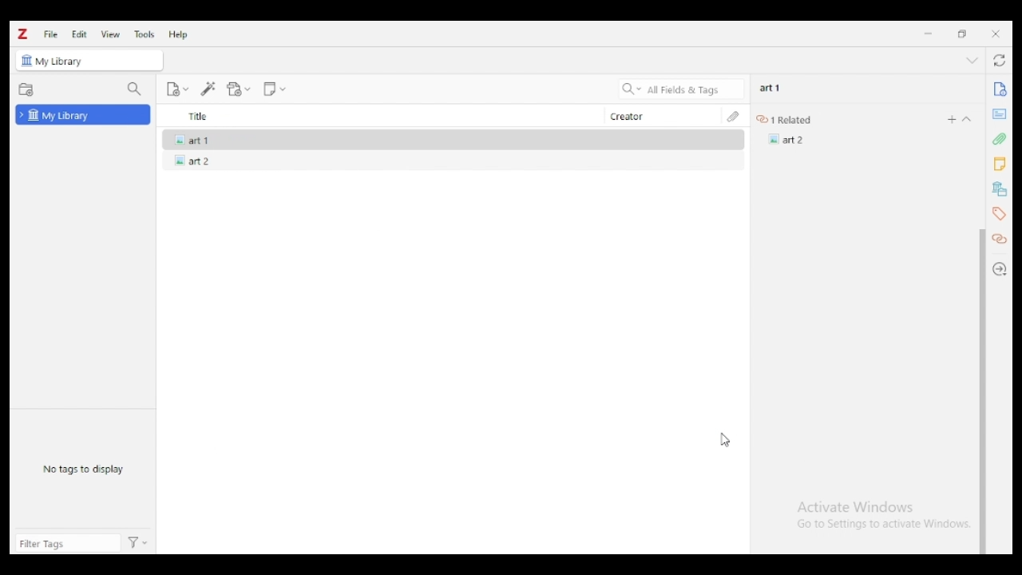 This screenshot has height=575, width=1022. What do you see at coordinates (998, 189) in the screenshot?
I see `libraries and collections` at bounding box center [998, 189].